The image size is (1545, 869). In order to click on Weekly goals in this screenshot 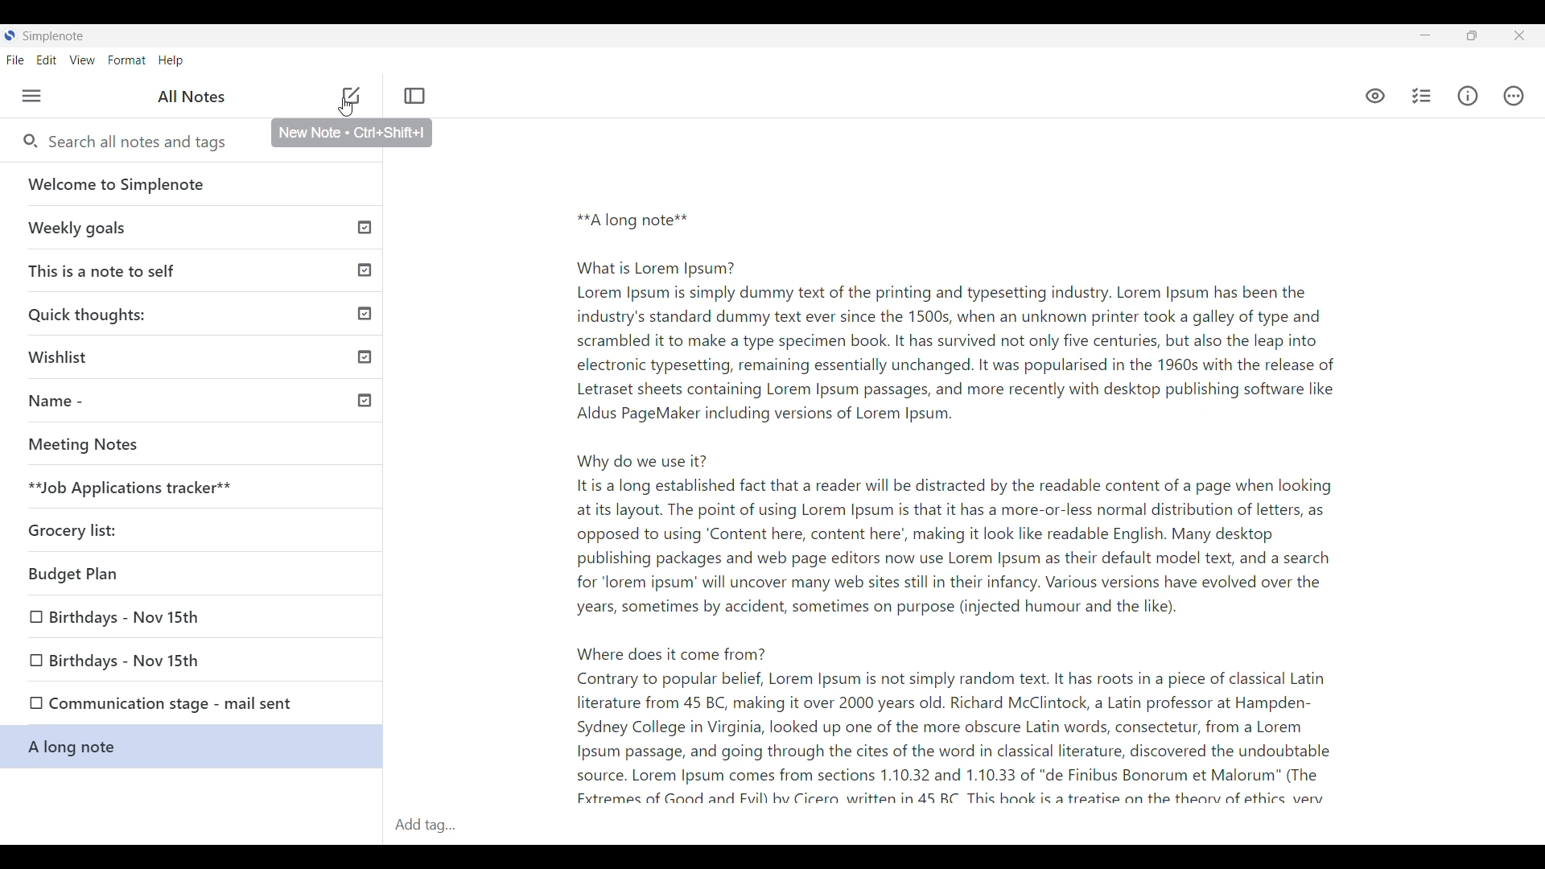, I will do `click(192, 227)`.